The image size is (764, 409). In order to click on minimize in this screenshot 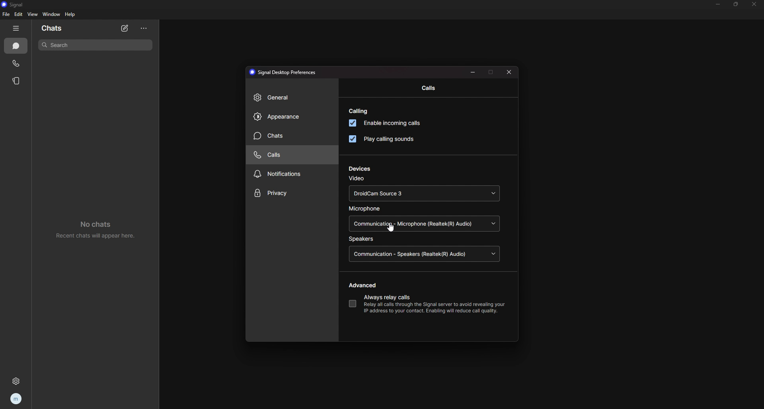, I will do `click(718, 4)`.